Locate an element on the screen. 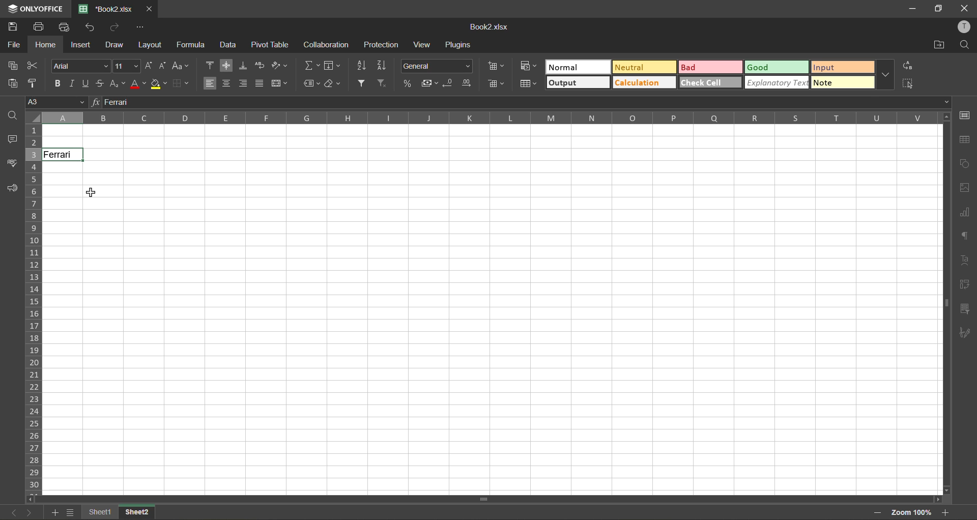 Image resolution: width=977 pixels, height=520 pixels. signature is located at coordinates (964, 335).